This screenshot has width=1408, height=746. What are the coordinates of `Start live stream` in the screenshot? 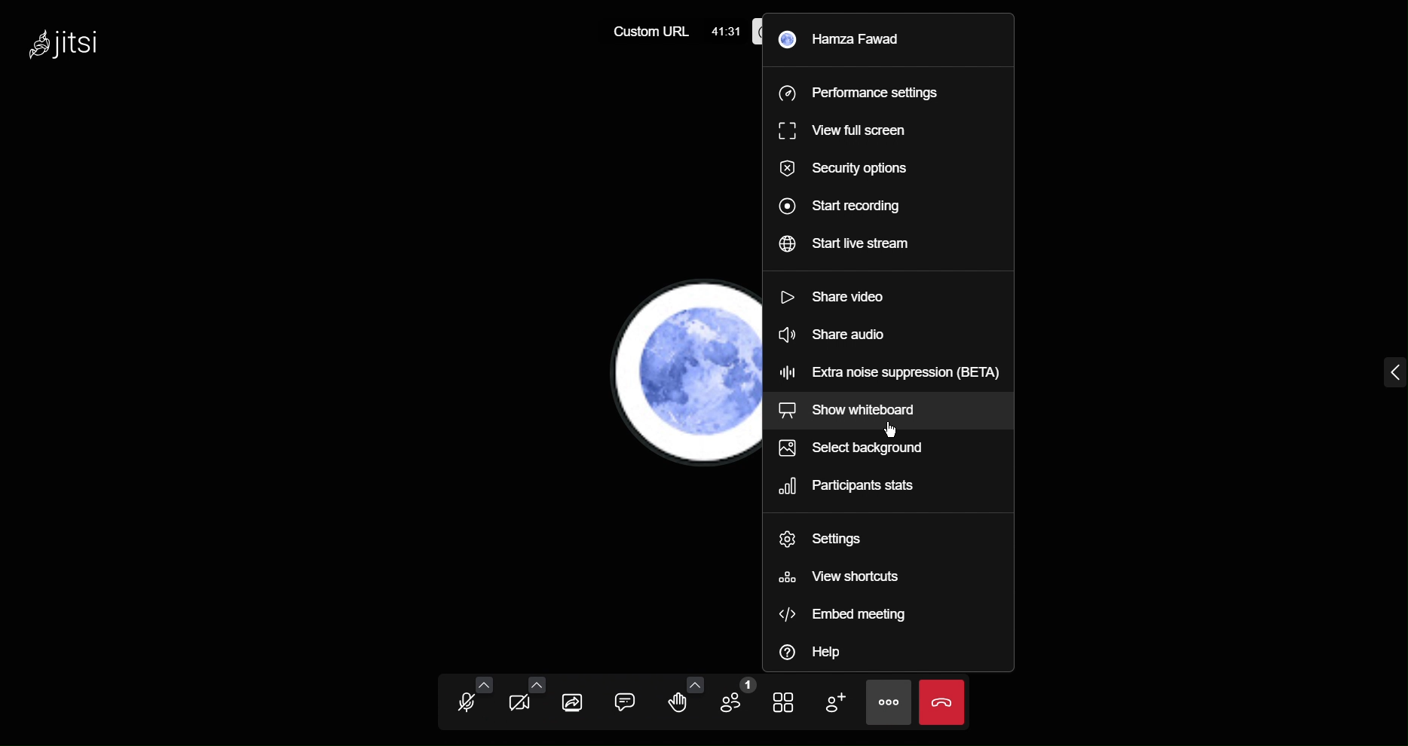 It's located at (845, 248).